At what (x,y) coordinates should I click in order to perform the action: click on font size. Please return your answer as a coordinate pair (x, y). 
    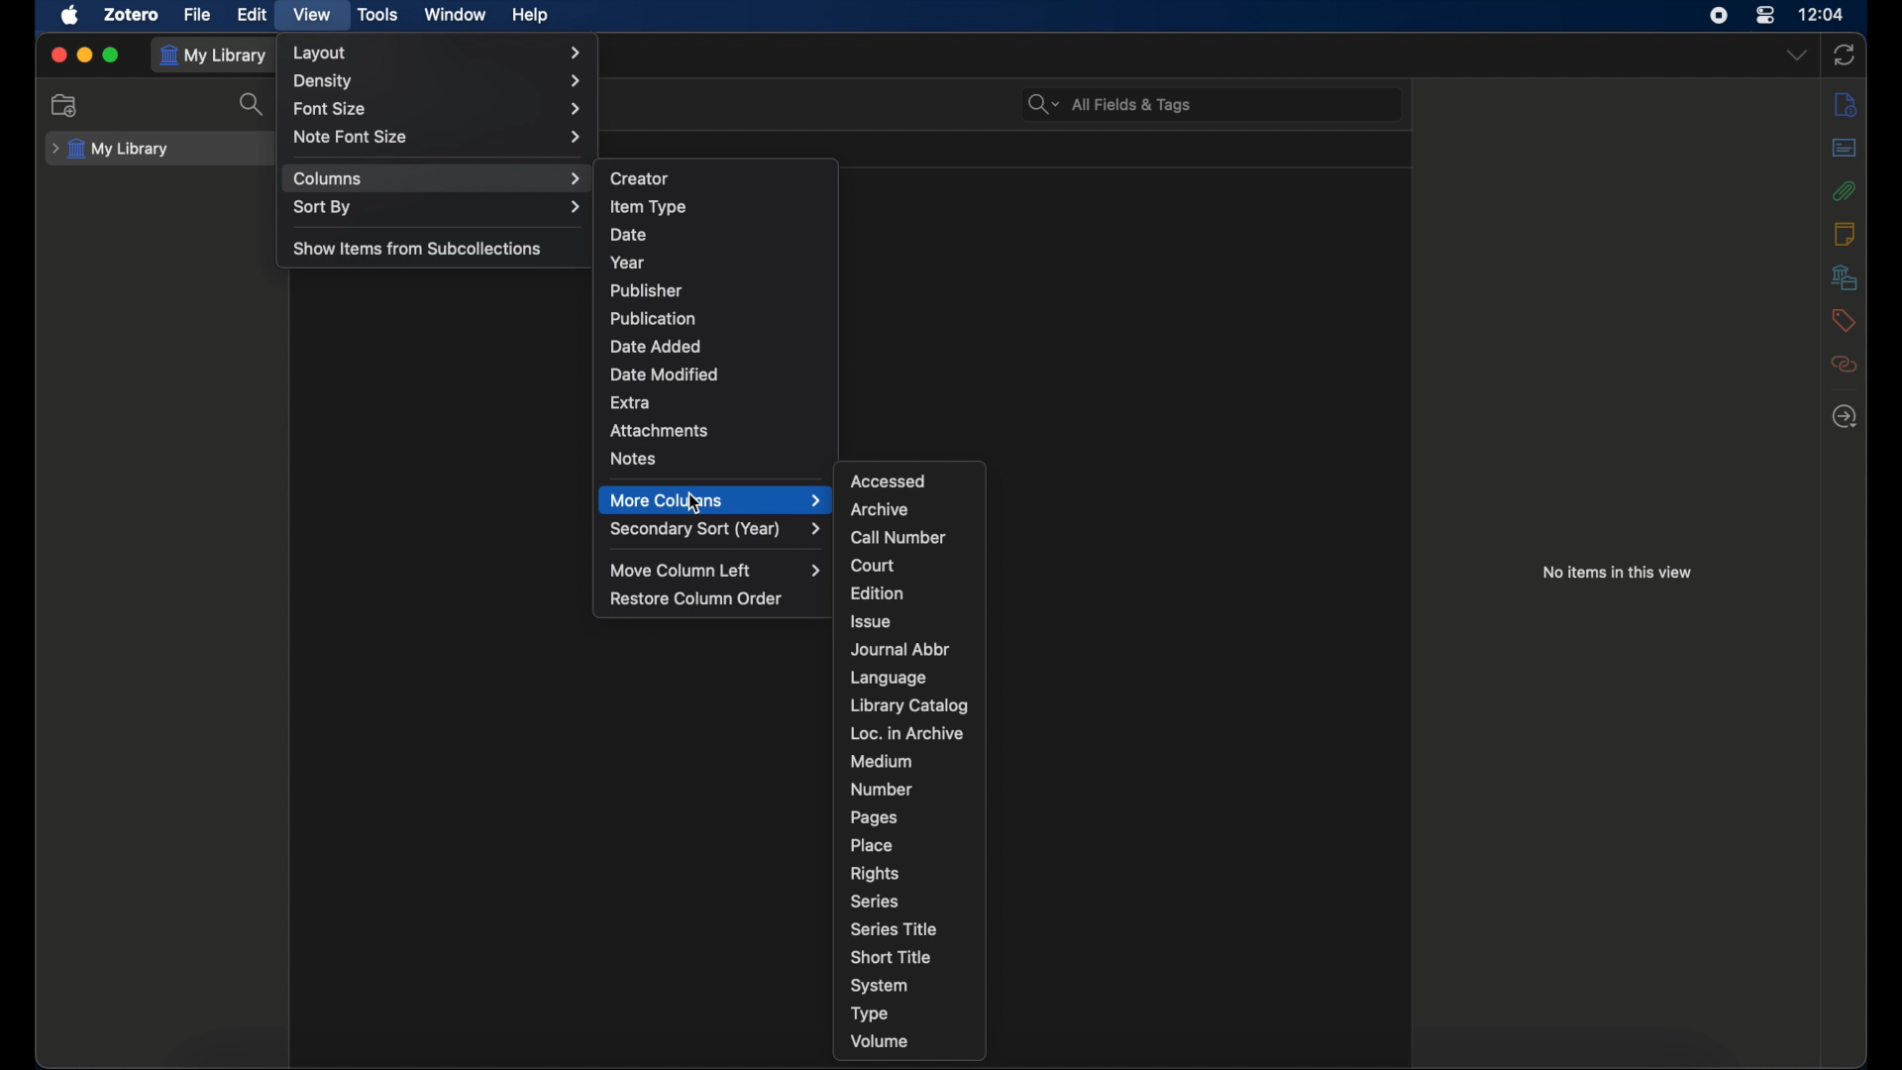
    Looking at the image, I should click on (439, 109).